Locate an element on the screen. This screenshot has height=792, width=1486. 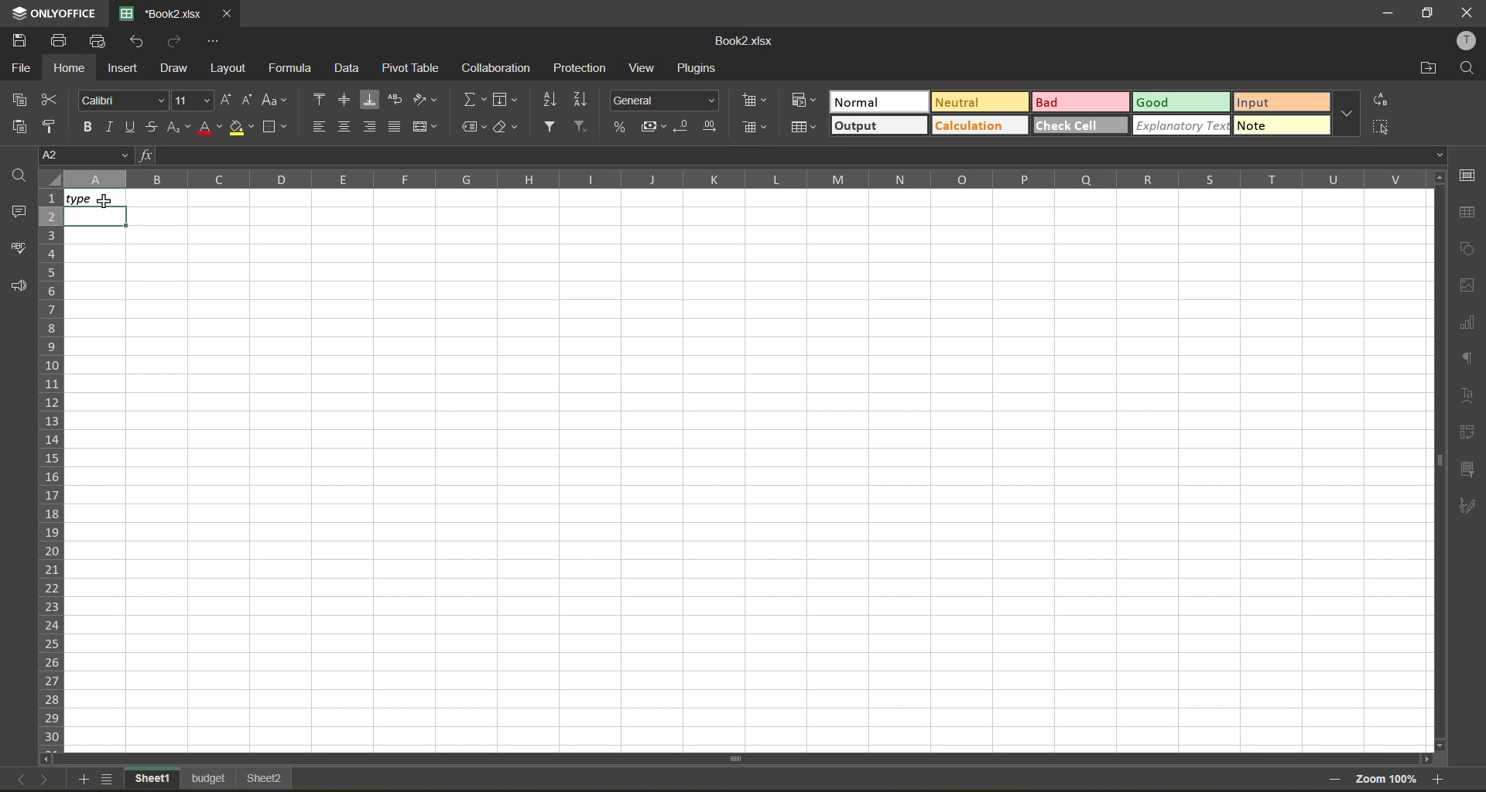
align left is located at coordinates (319, 127).